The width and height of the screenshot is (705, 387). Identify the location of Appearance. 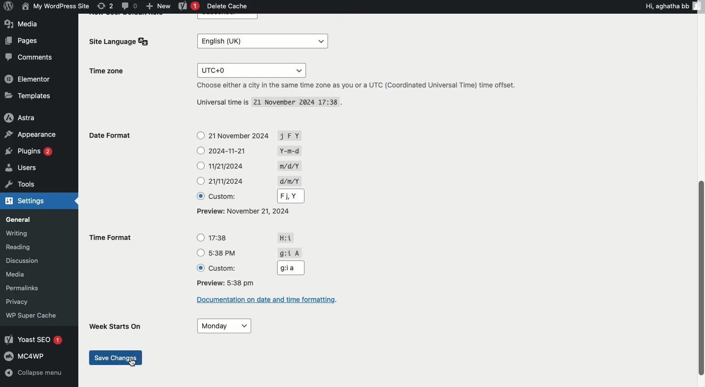
(31, 134).